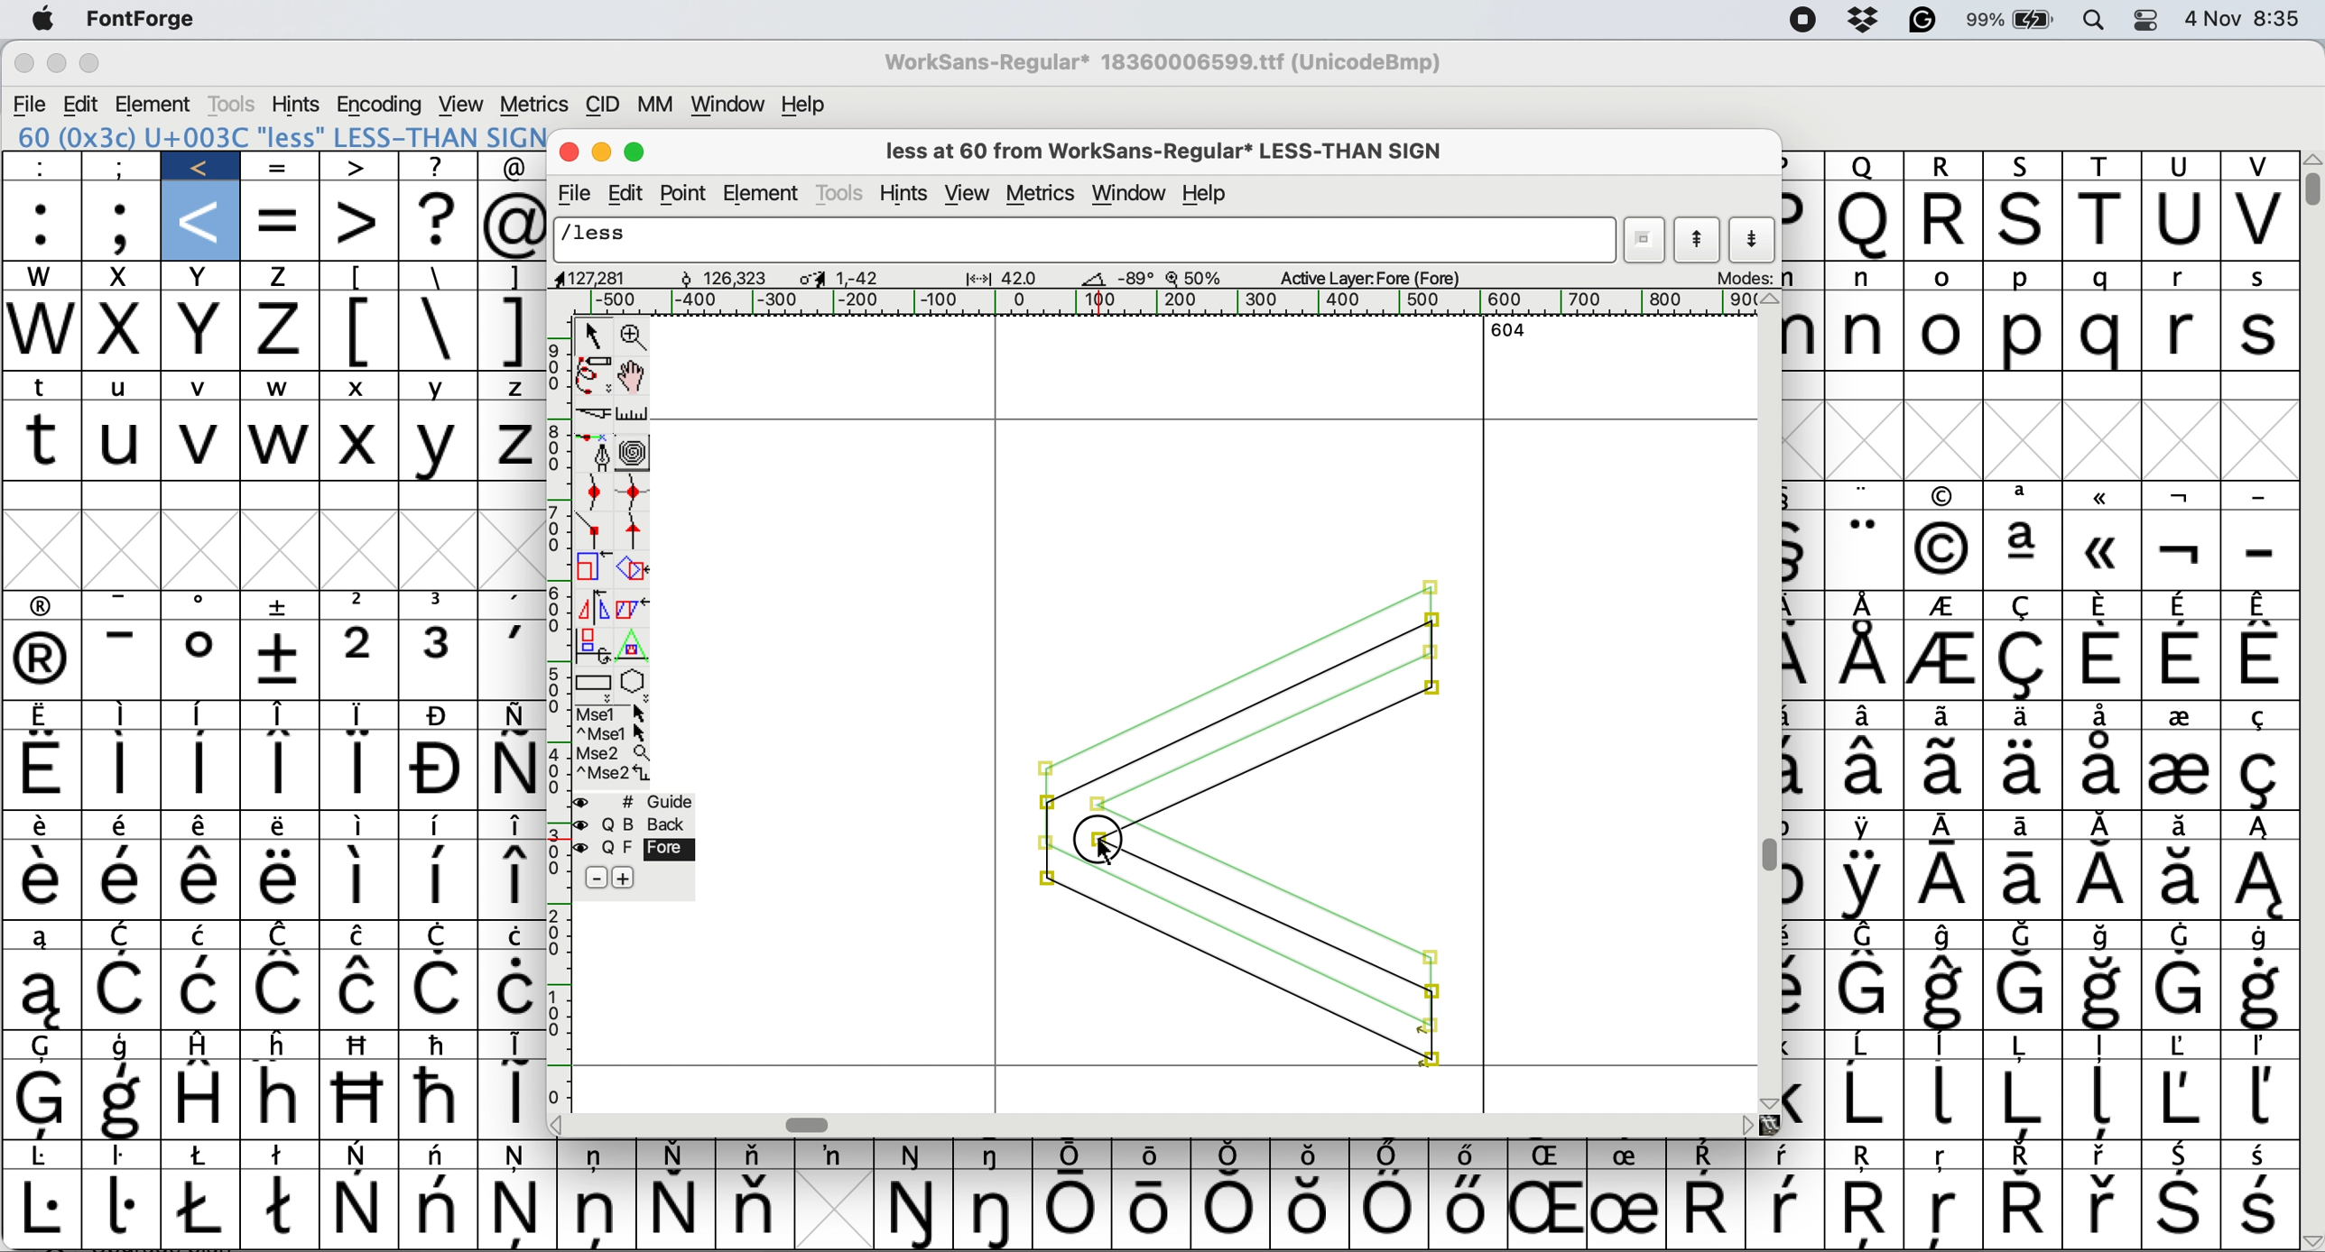  Describe the element at coordinates (648, 799) in the screenshot. I see `guide` at that location.